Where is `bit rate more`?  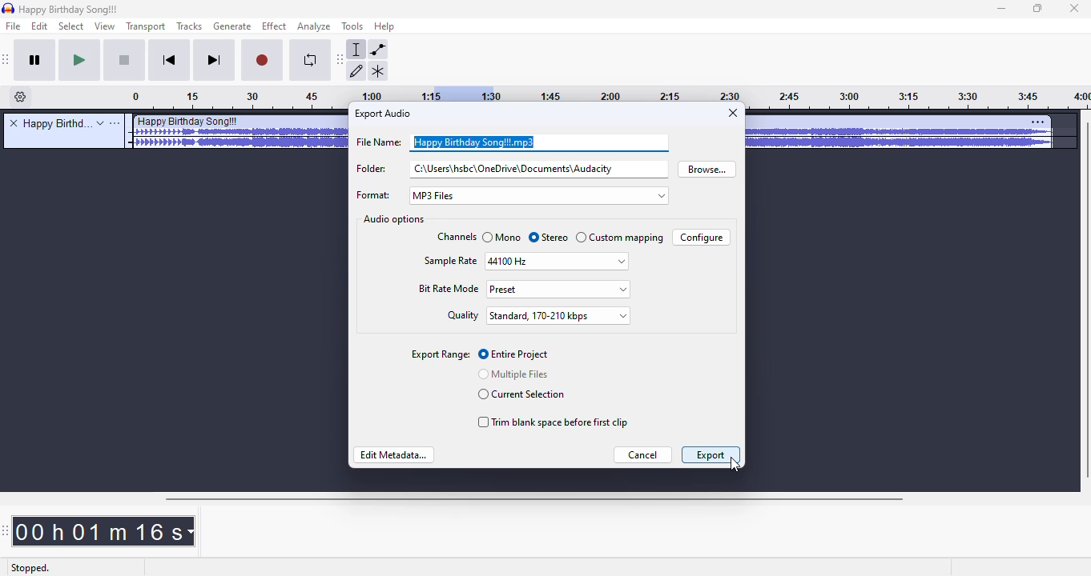 bit rate more is located at coordinates (449, 289).